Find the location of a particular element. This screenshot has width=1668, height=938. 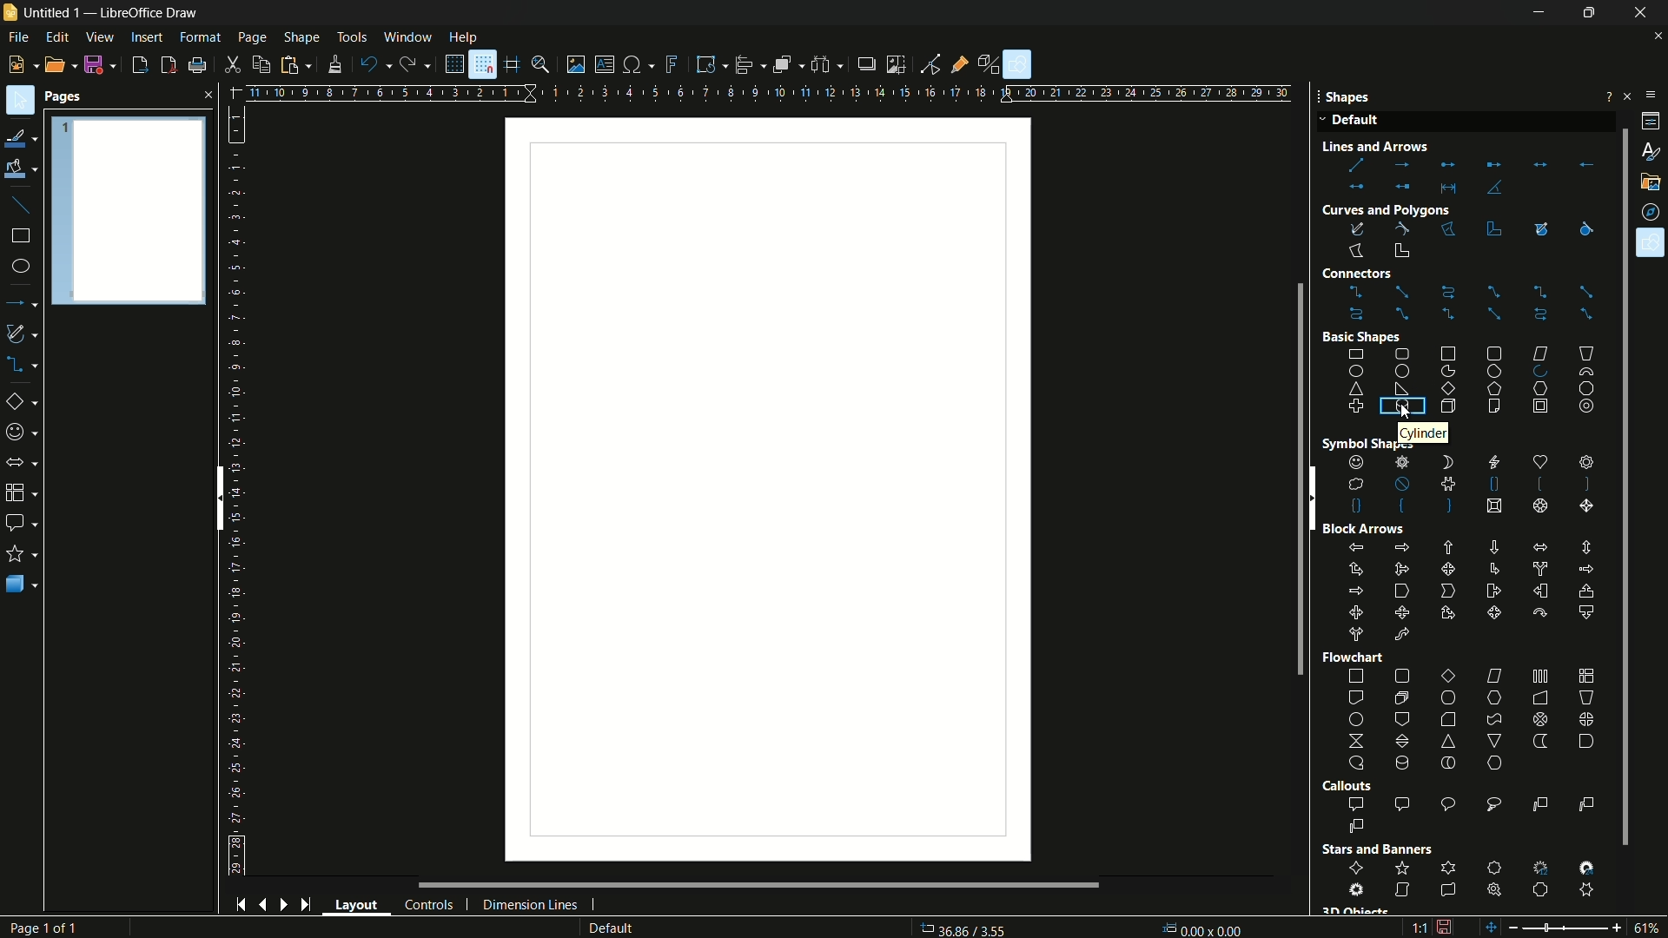

end page is located at coordinates (305, 906).